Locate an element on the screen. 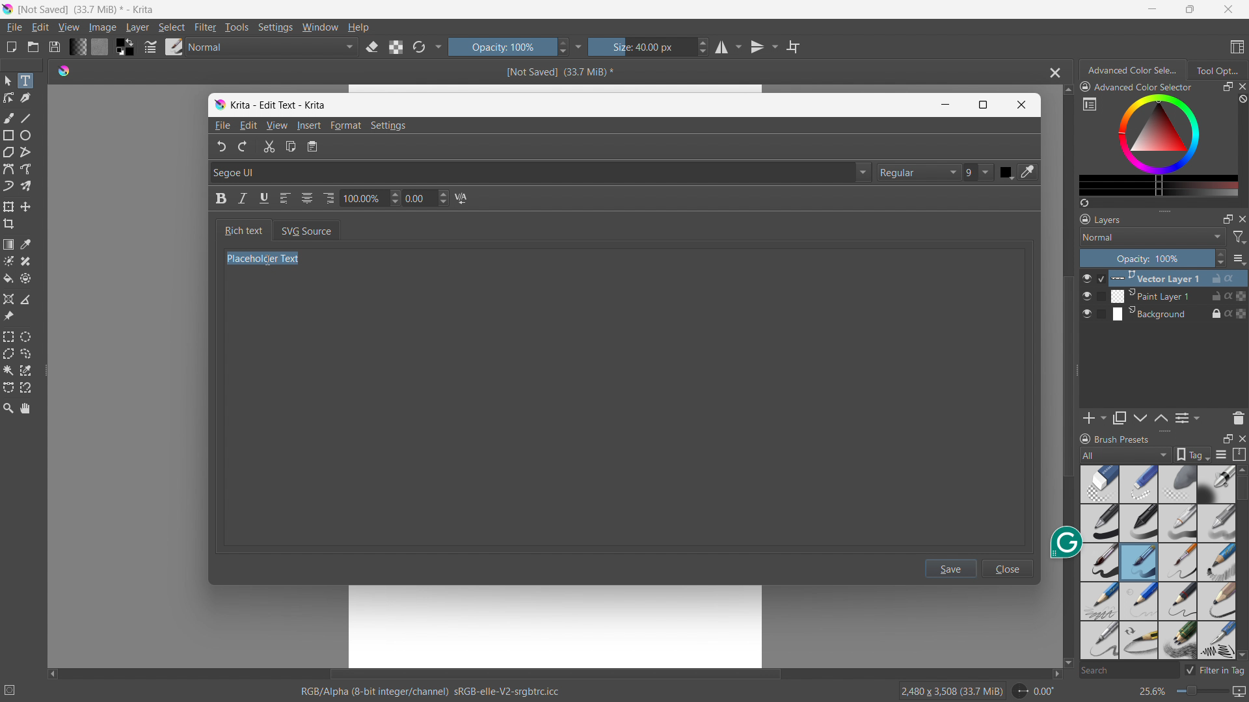 The width and height of the screenshot is (1249, 702). file is located at coordinates (14, 27).